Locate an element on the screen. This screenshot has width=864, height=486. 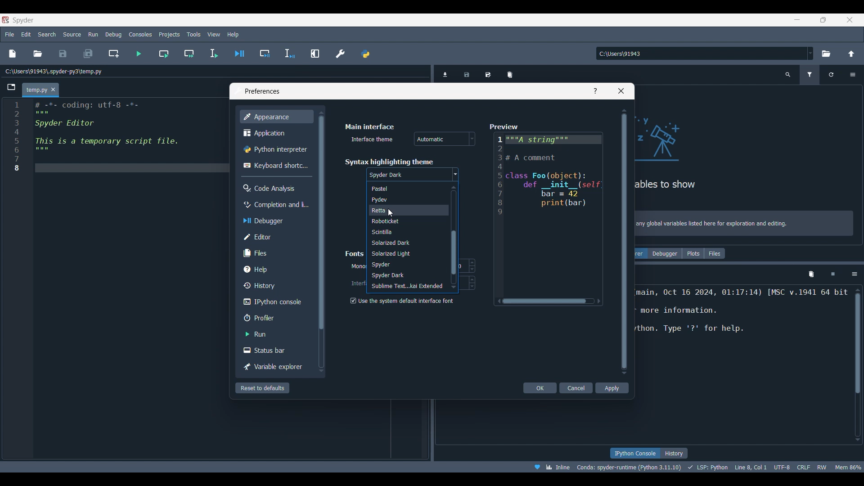
Editor is located at coordinates (274, 237).